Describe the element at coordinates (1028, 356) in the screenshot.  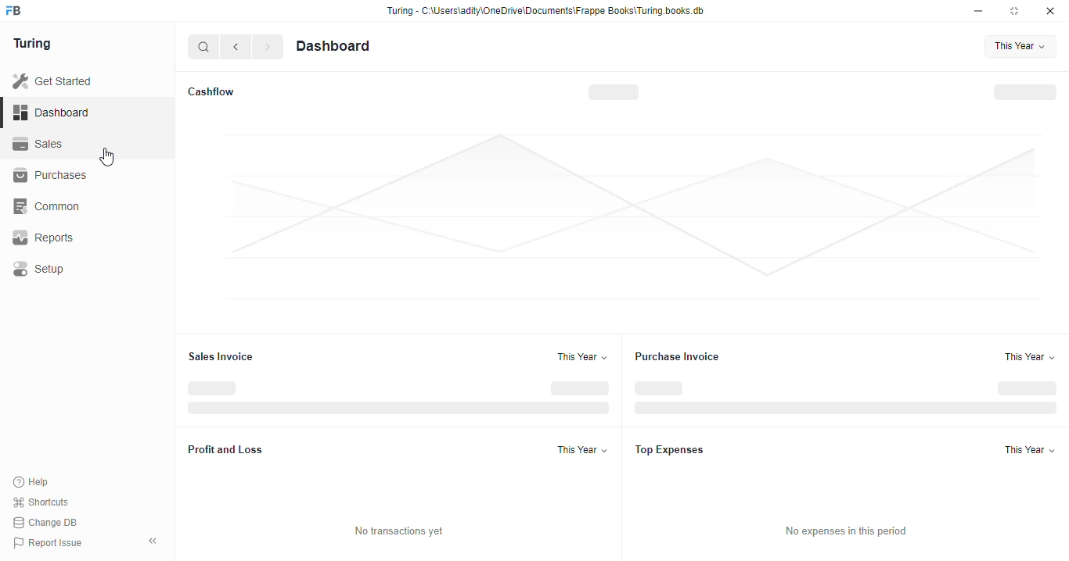
I see `This Year` at that location.